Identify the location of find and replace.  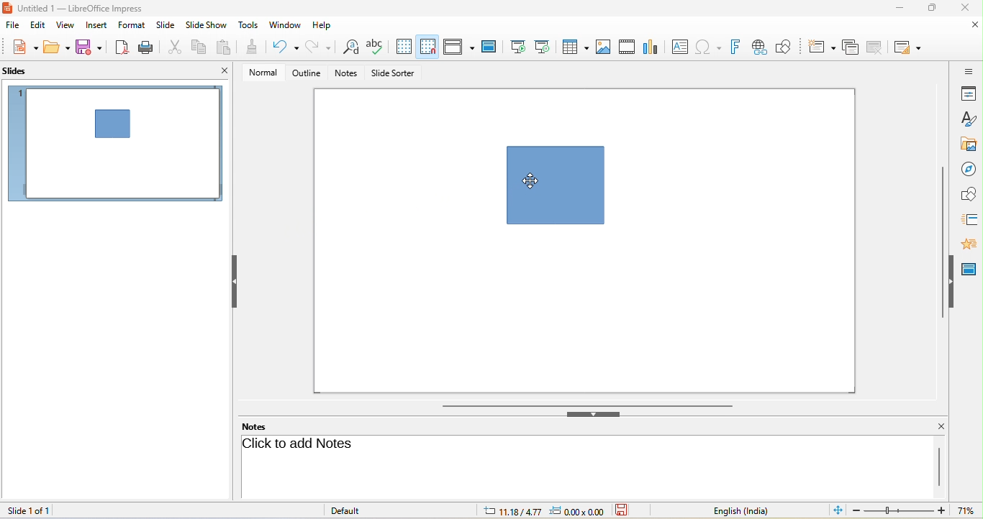
(349, 49).